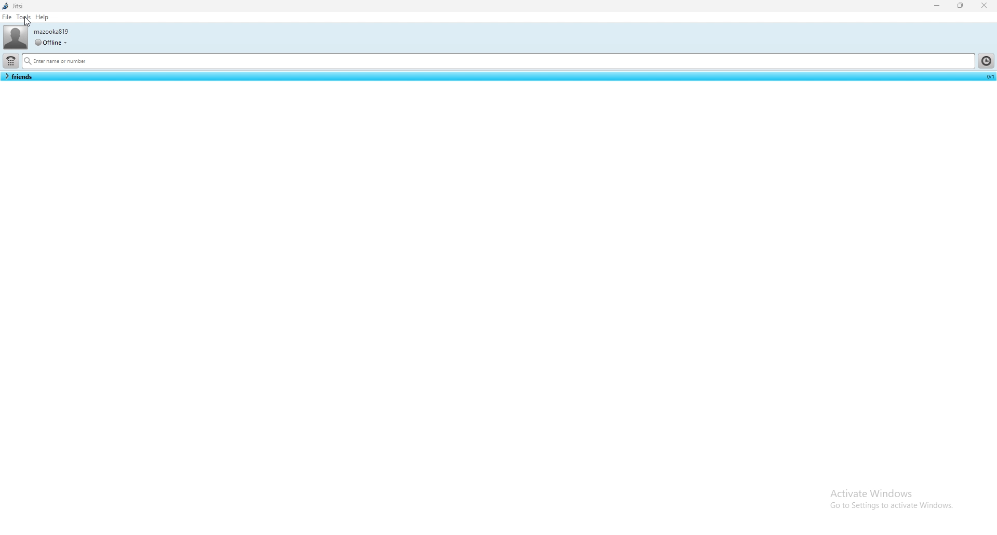  Describe the element at coordinates (986, 60) in the screenshot. I see `history` at that location.